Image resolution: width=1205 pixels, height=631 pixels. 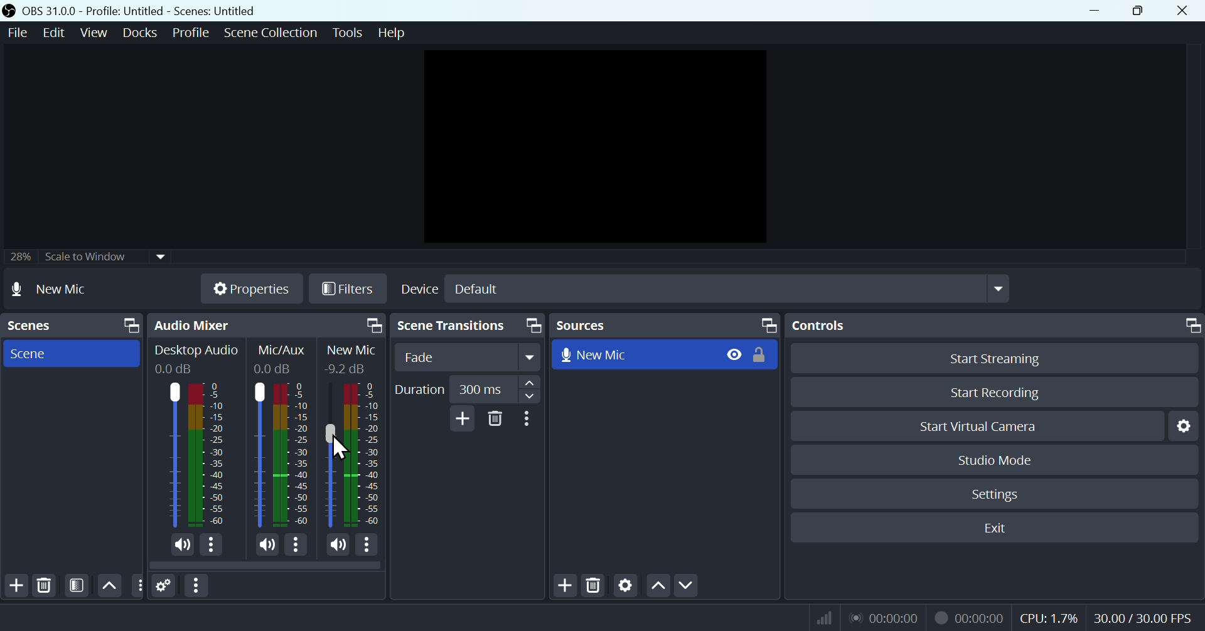 What do you see at coordinates (198, 586) in the screenshot?
I see `More options` at bounding box center [198, 586].